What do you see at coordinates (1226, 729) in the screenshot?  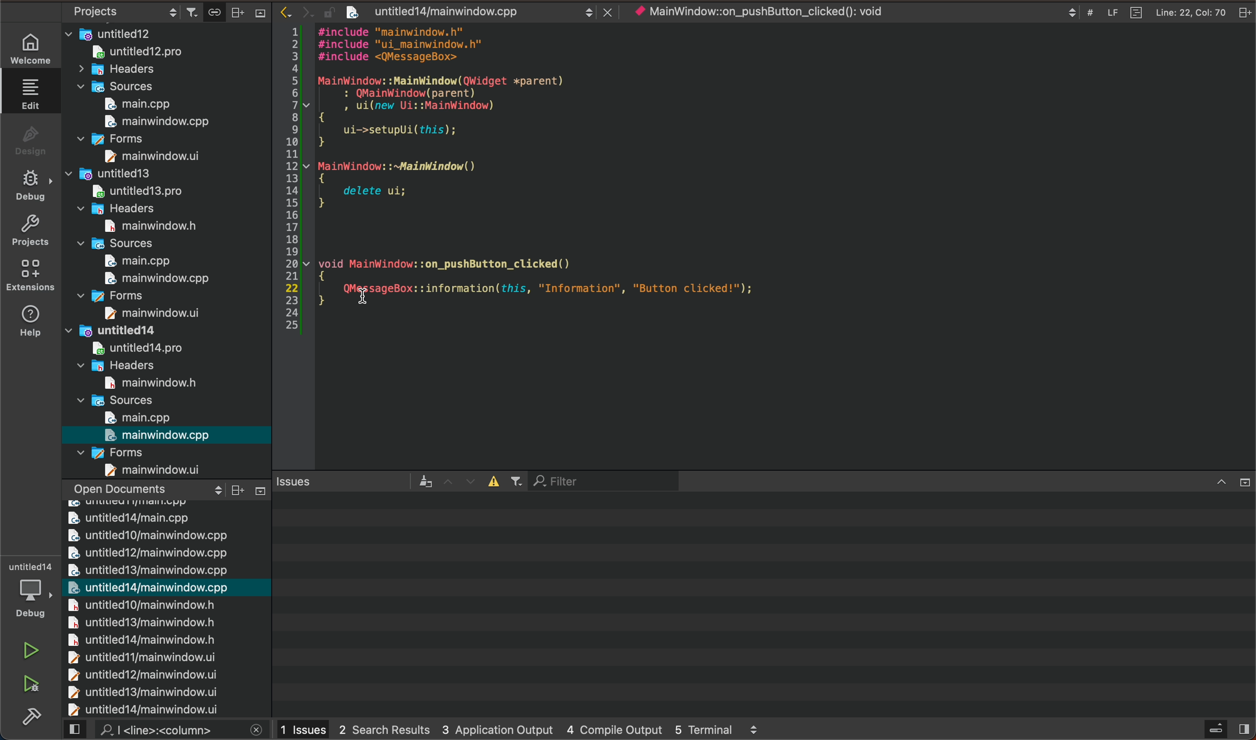 I see `close side bar` at bounding box center [1226, 729].